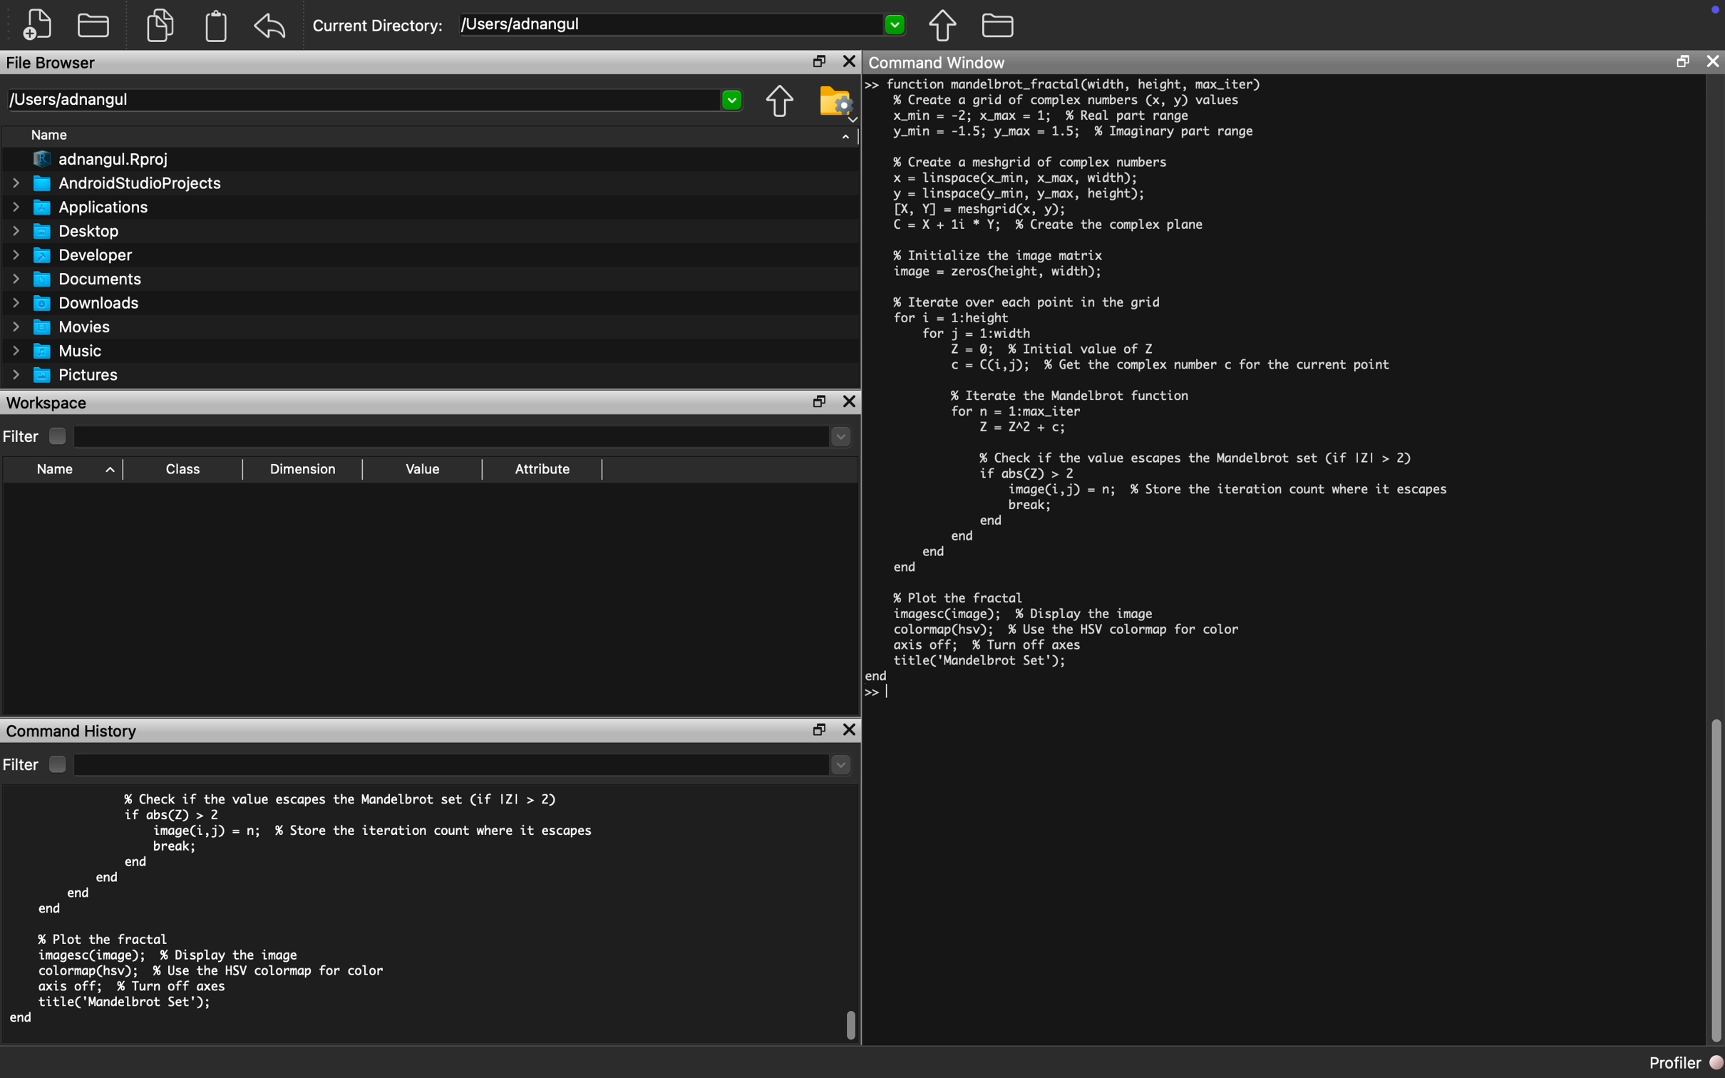 This screenshot has width=1725, height=1078. What do you see at coordinates (373, 101) in the screenshot?
I see `/Users/adnangul ` at bounding box center [373, 101].